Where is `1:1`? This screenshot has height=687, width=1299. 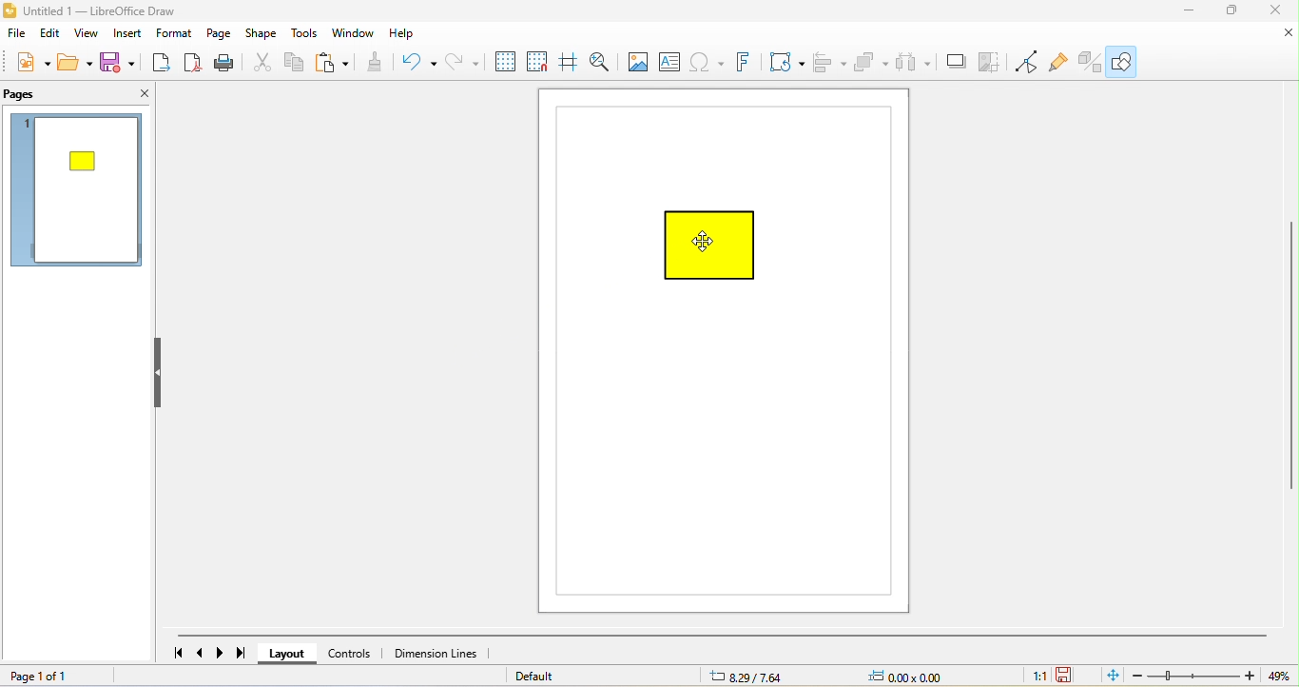
1:1 is located at coordinates (1039, 677).